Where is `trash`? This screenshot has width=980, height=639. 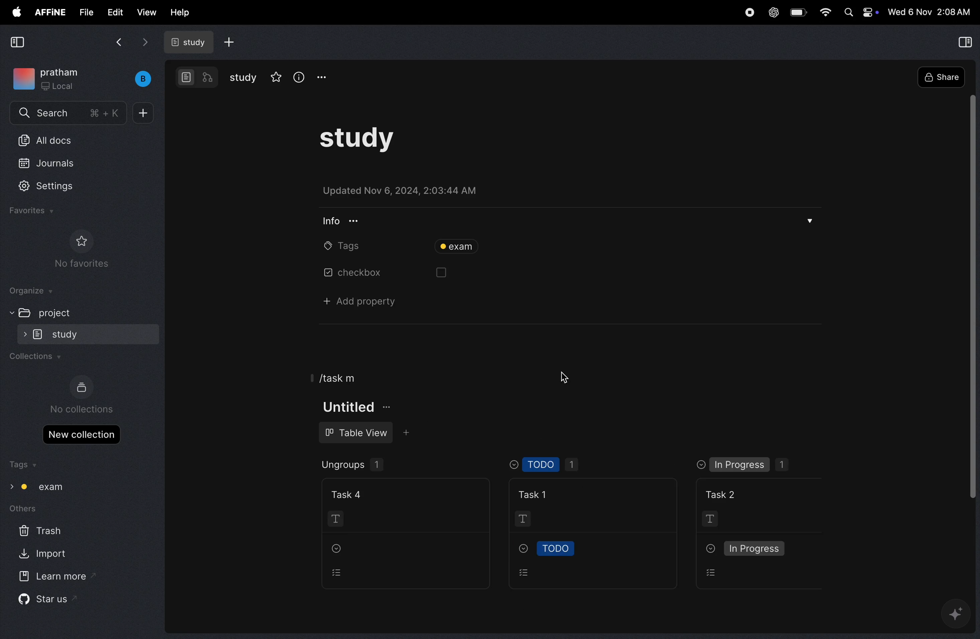 trash is located at coordinates (37, 532).